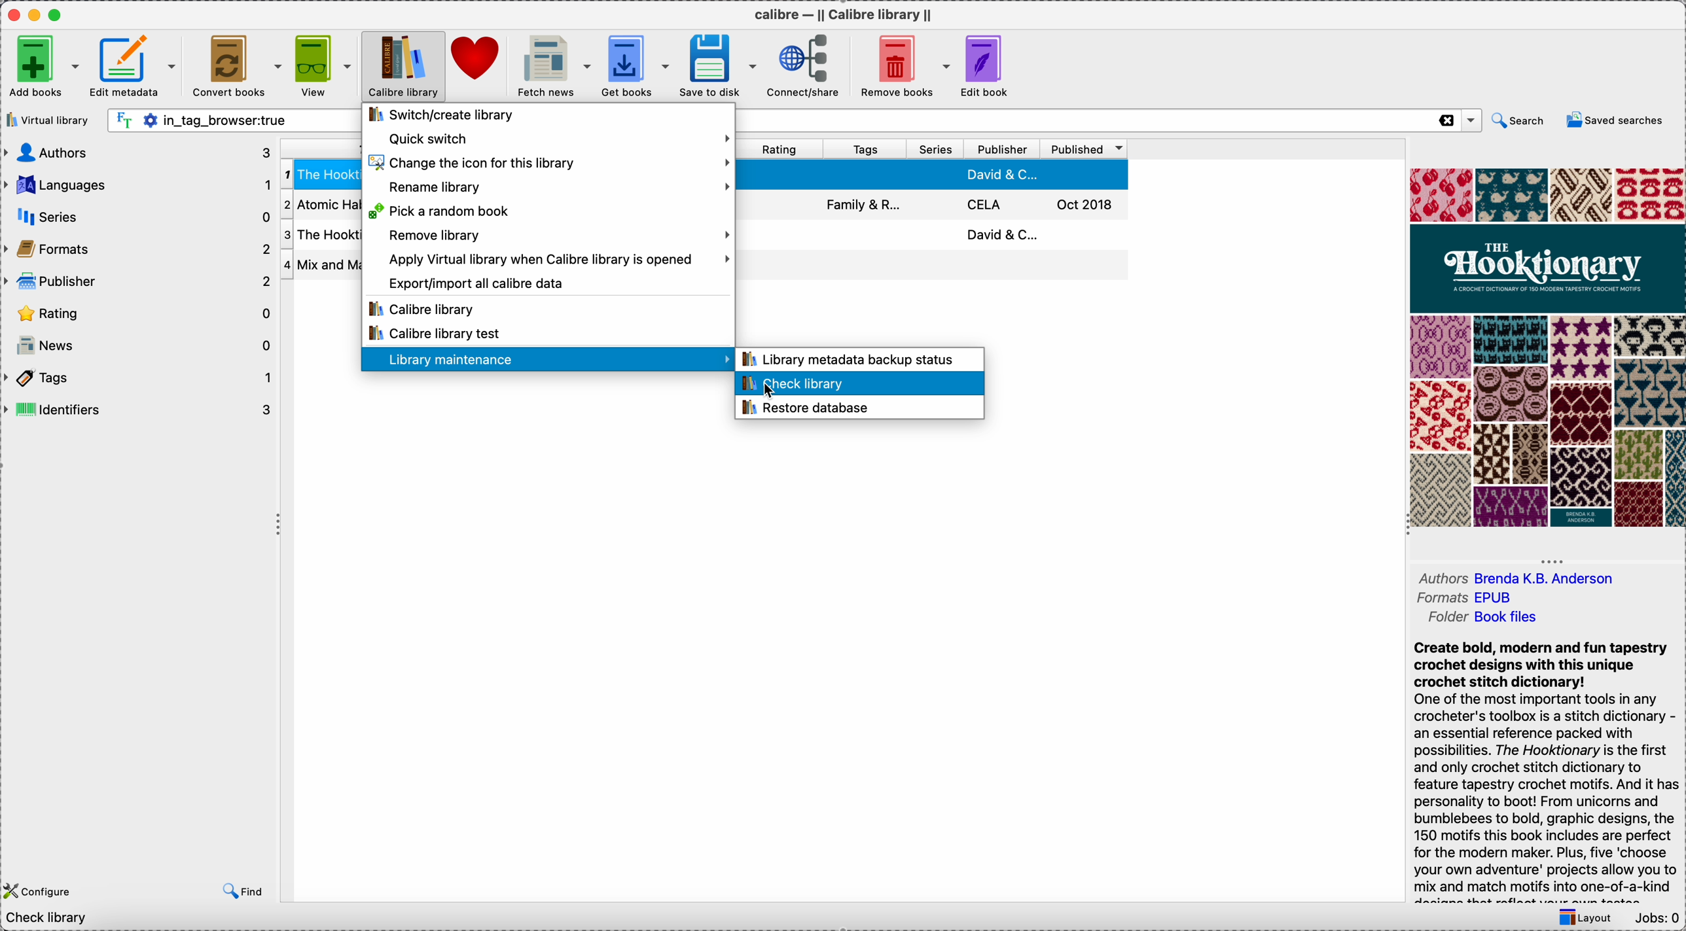 The height and width of the screenshot is (931, 1686). I want to click on first book, so click(940, 176).